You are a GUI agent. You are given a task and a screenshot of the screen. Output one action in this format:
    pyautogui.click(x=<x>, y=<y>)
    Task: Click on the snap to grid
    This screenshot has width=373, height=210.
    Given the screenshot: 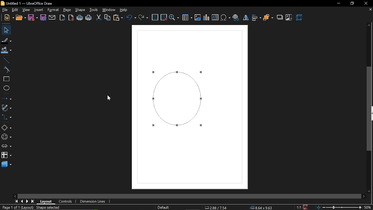 What is the action you would take?
    pyautogui.click(x=164, y=17)
    